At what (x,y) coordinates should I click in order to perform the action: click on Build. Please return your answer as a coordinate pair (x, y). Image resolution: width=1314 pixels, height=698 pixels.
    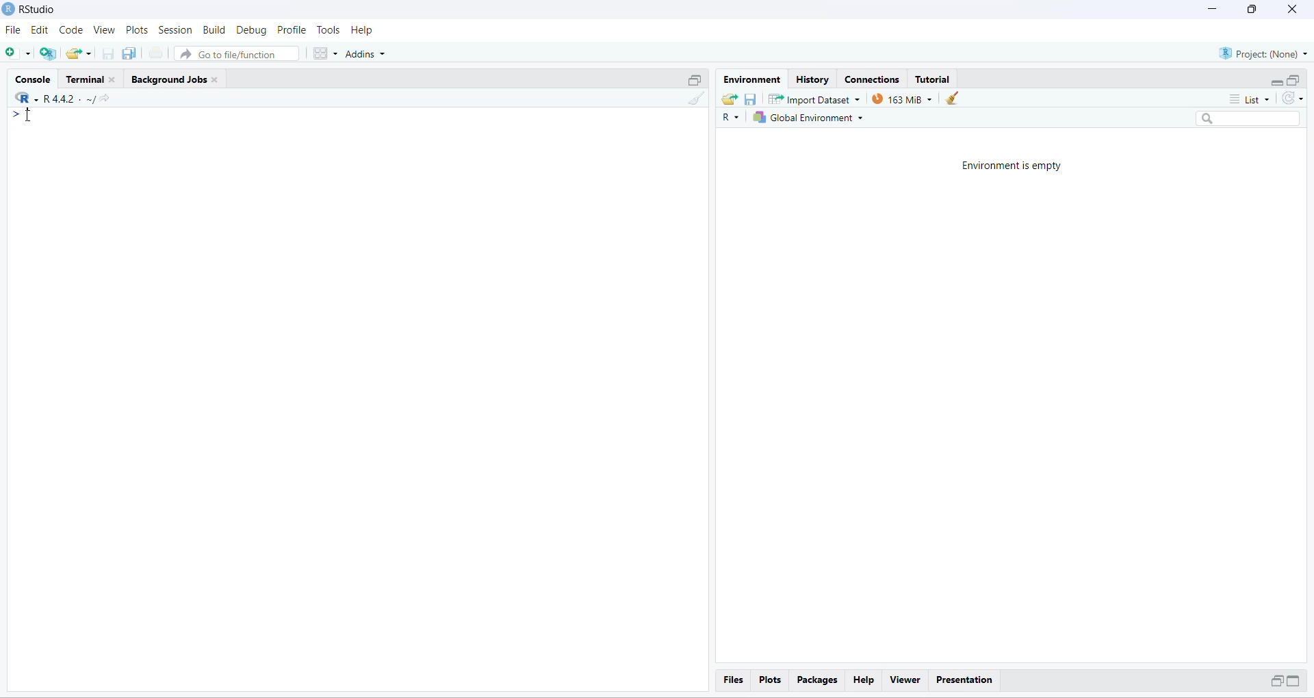
    Looking at the image, I should click on (214, 29).